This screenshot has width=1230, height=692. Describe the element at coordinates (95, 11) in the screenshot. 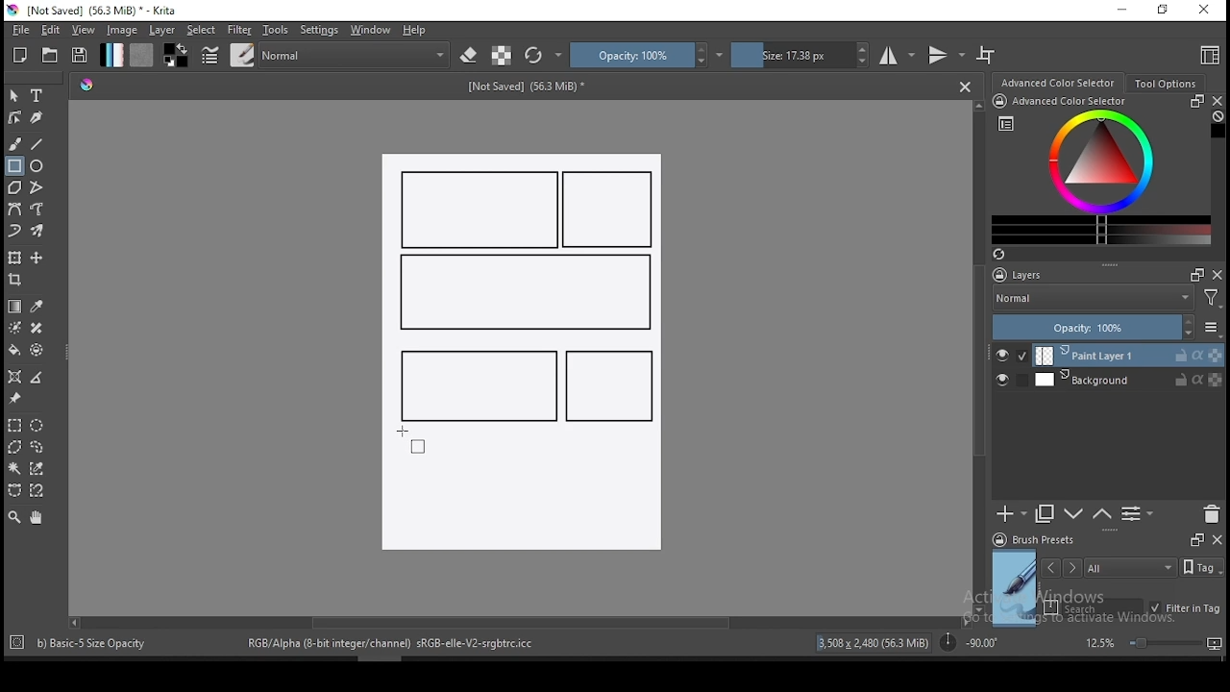

I see `icon and file name` at that location.